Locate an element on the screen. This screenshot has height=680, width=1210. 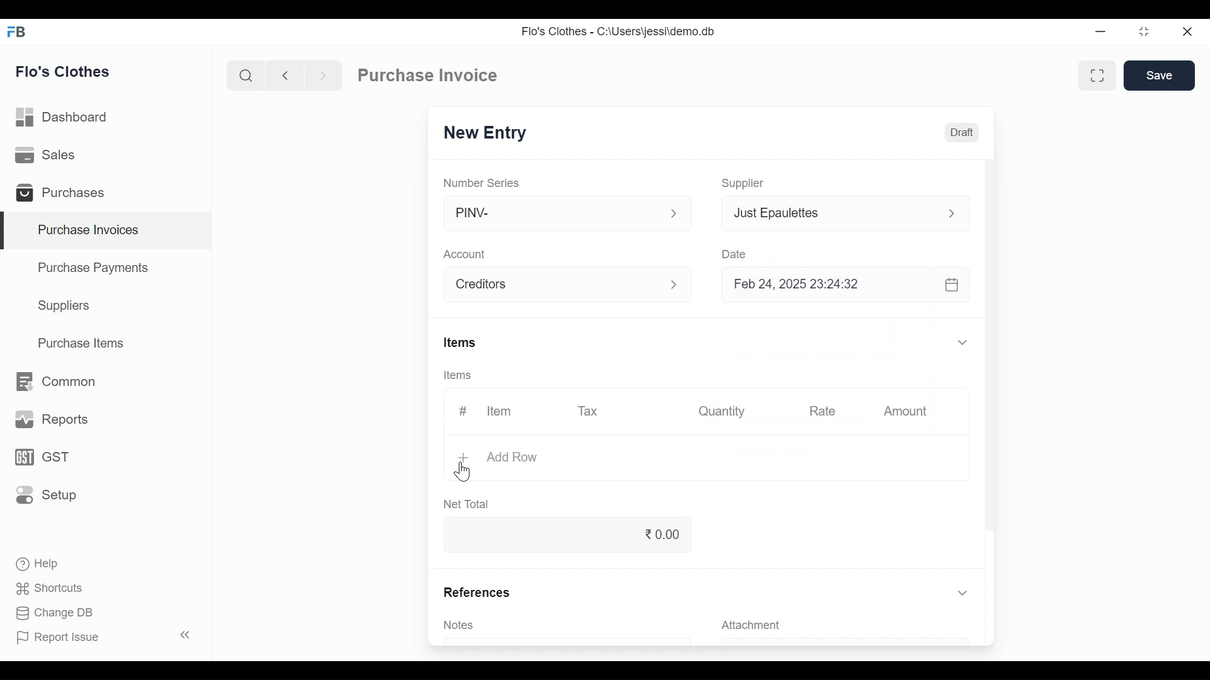
Close is located at coordinates (1187, 31).